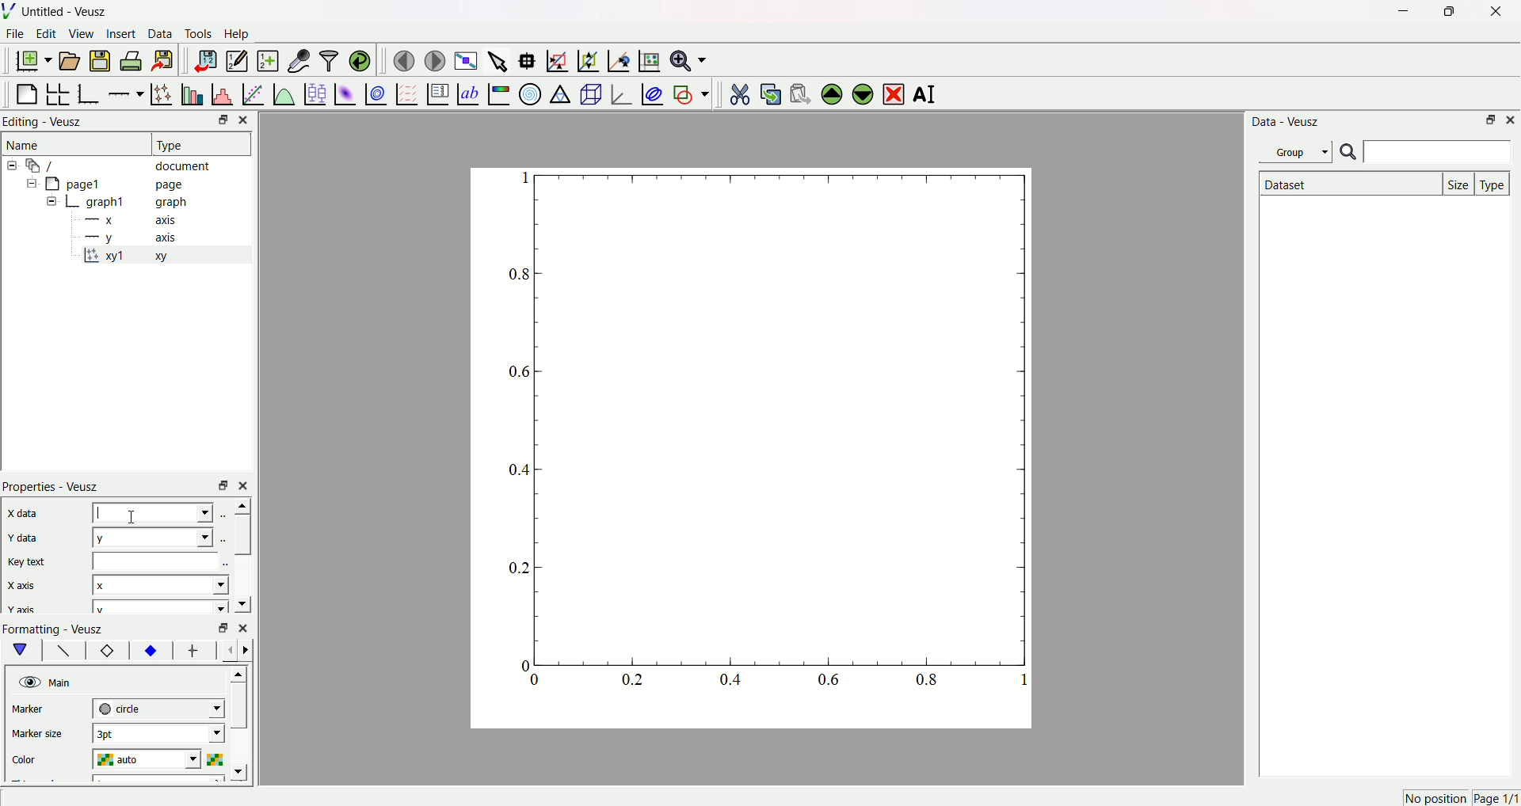 The height and width of the screenshot is (806, 1521). What do you see at coordinates (26, 145) in the screenshot?
I see `Name` at bounding box center [26, 145].